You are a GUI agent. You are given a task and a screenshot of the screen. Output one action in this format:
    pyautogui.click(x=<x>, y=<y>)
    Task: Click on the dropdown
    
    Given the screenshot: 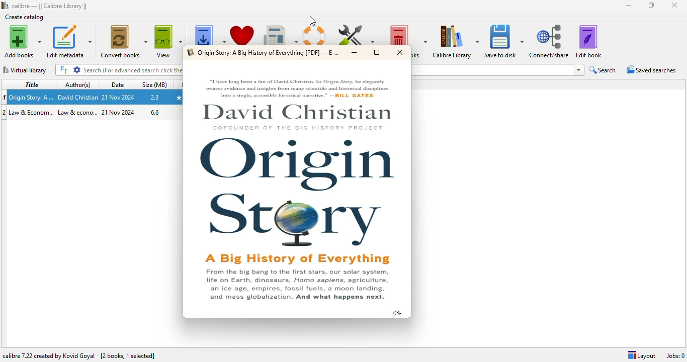 What is the action you would take?
    pyautogui.click(x=579, y=70)
    